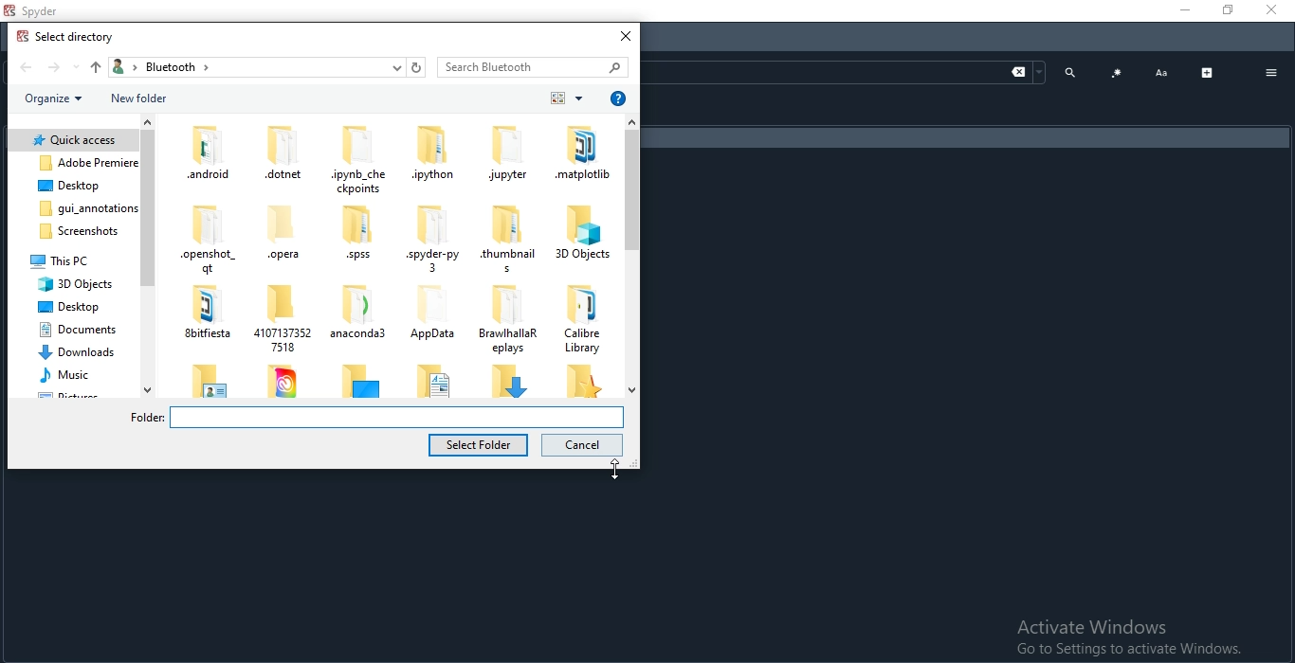  I want to click on folder, so click(281, 316).